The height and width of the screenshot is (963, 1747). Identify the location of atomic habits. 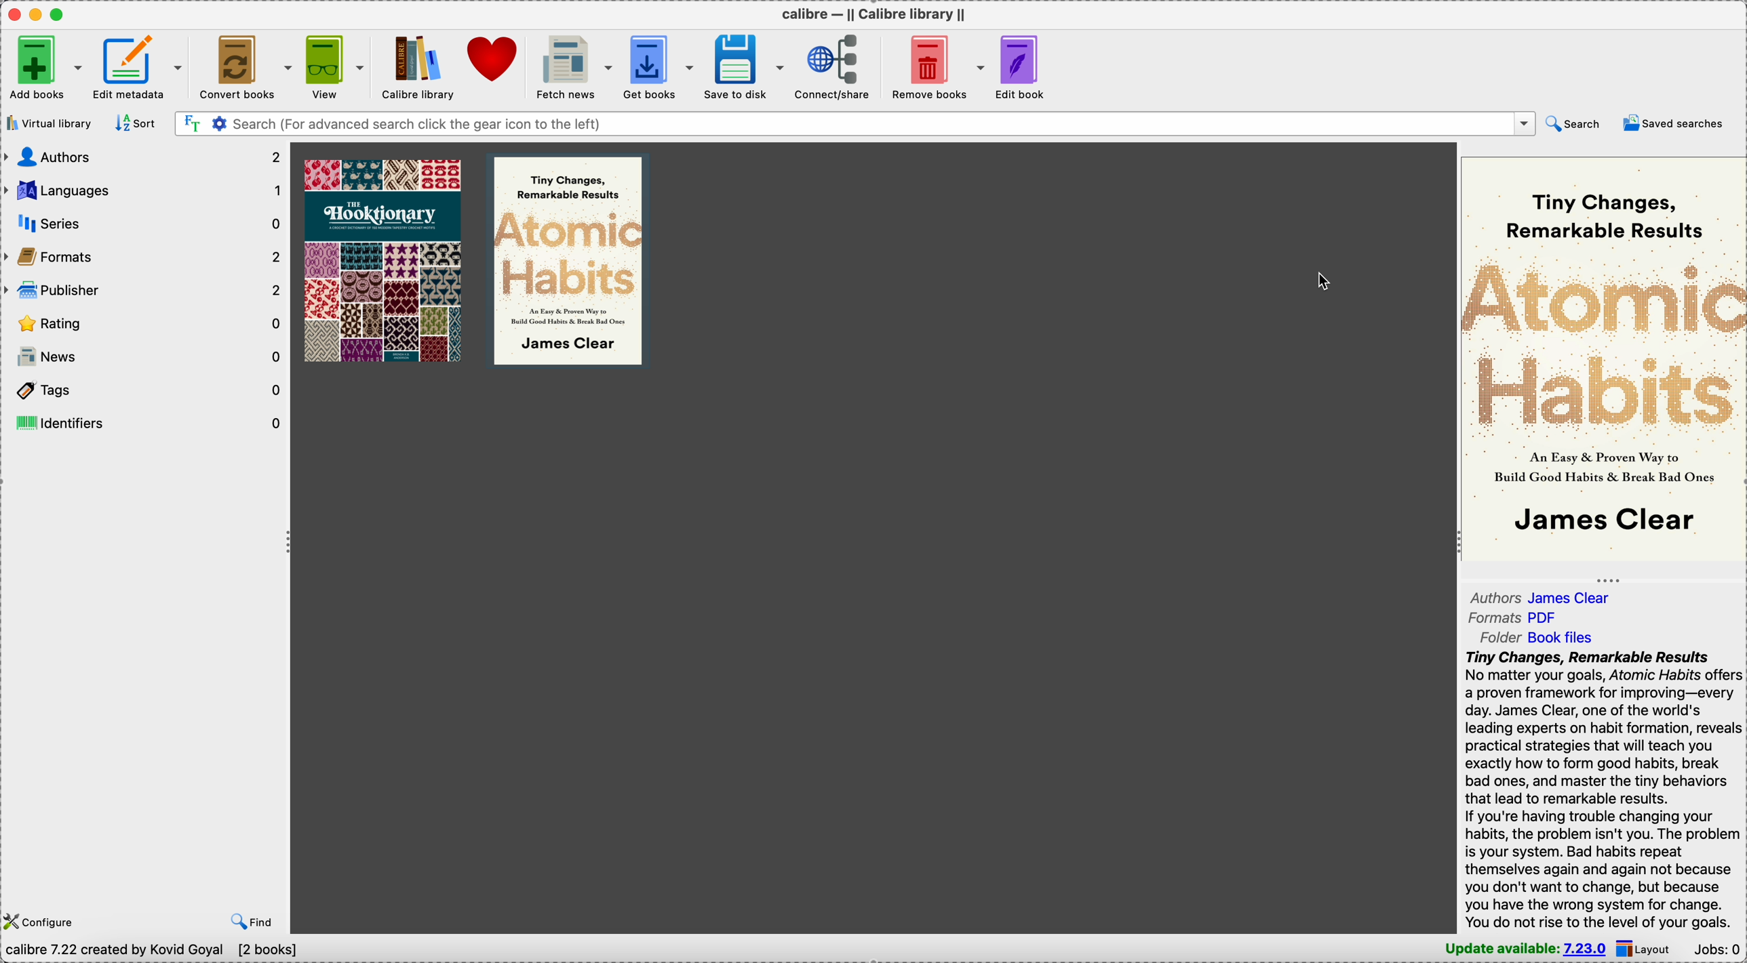
(1603, 345).